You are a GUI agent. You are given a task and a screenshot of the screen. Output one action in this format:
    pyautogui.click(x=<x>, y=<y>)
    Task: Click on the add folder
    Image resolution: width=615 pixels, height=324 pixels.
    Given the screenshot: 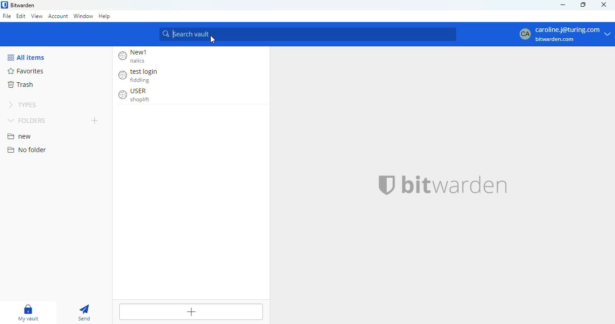 What is the action you would take?
    pyautogui.click(x=95, y=120)
    